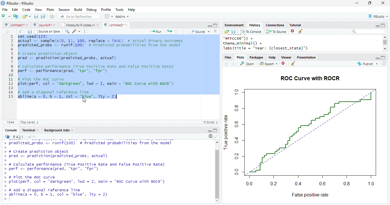  I want to click on scroll up, so click(385, 37).